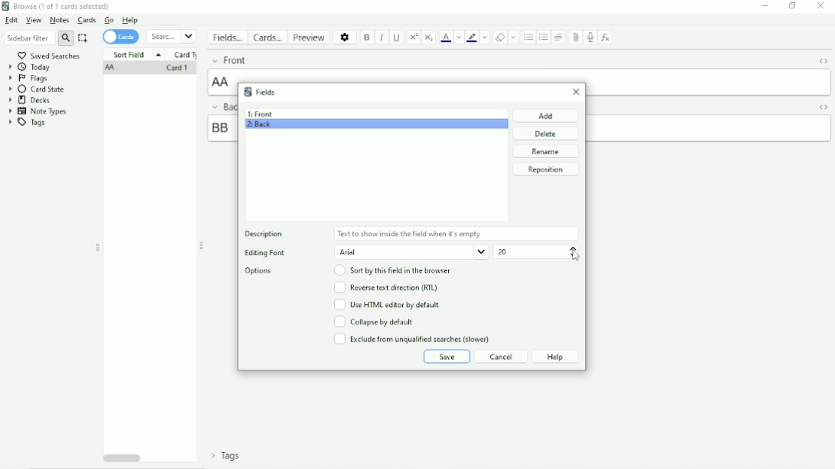 This screenshot has width=835, height=469. I want to click on Help, so click(130, 20).